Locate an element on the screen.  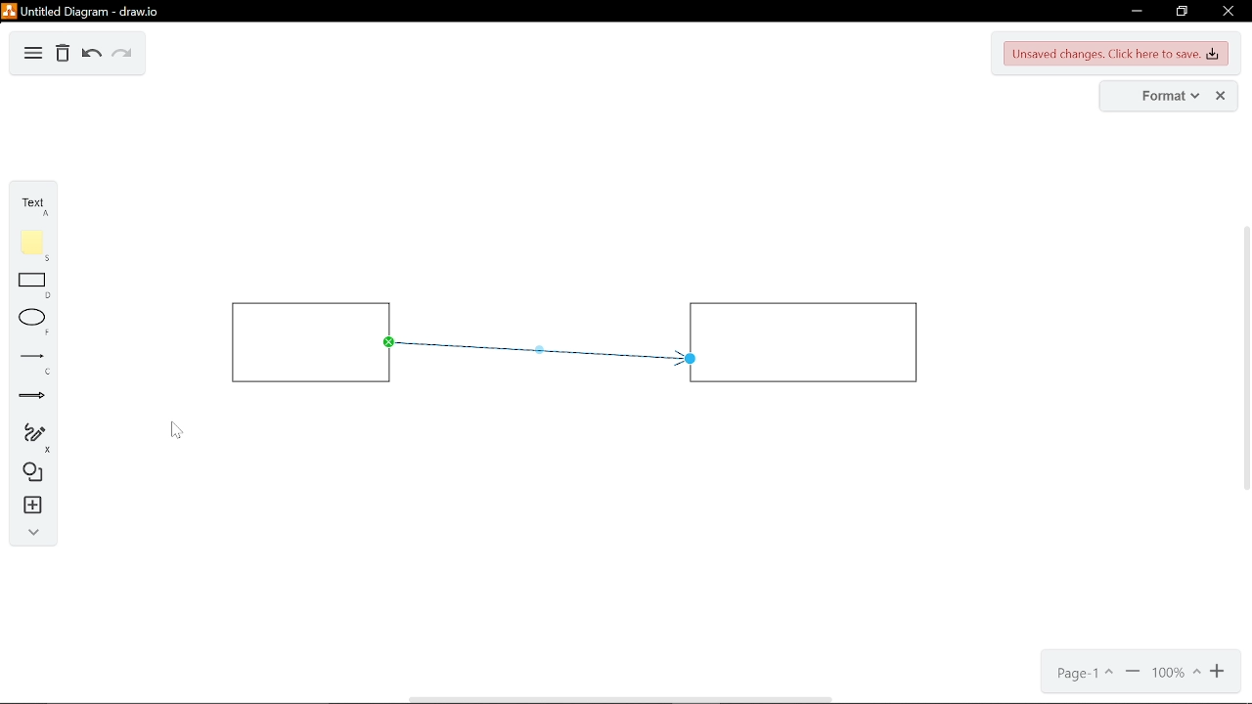
Cursor is located at coordinates (175, 430).